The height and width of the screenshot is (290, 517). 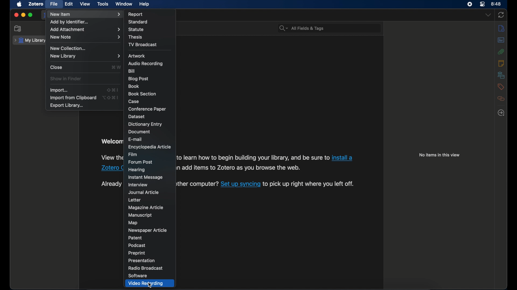 What do you see at coordinates (439, 155) in the screenshot?
I see `no items in this view` at bounding box center [439, 155].